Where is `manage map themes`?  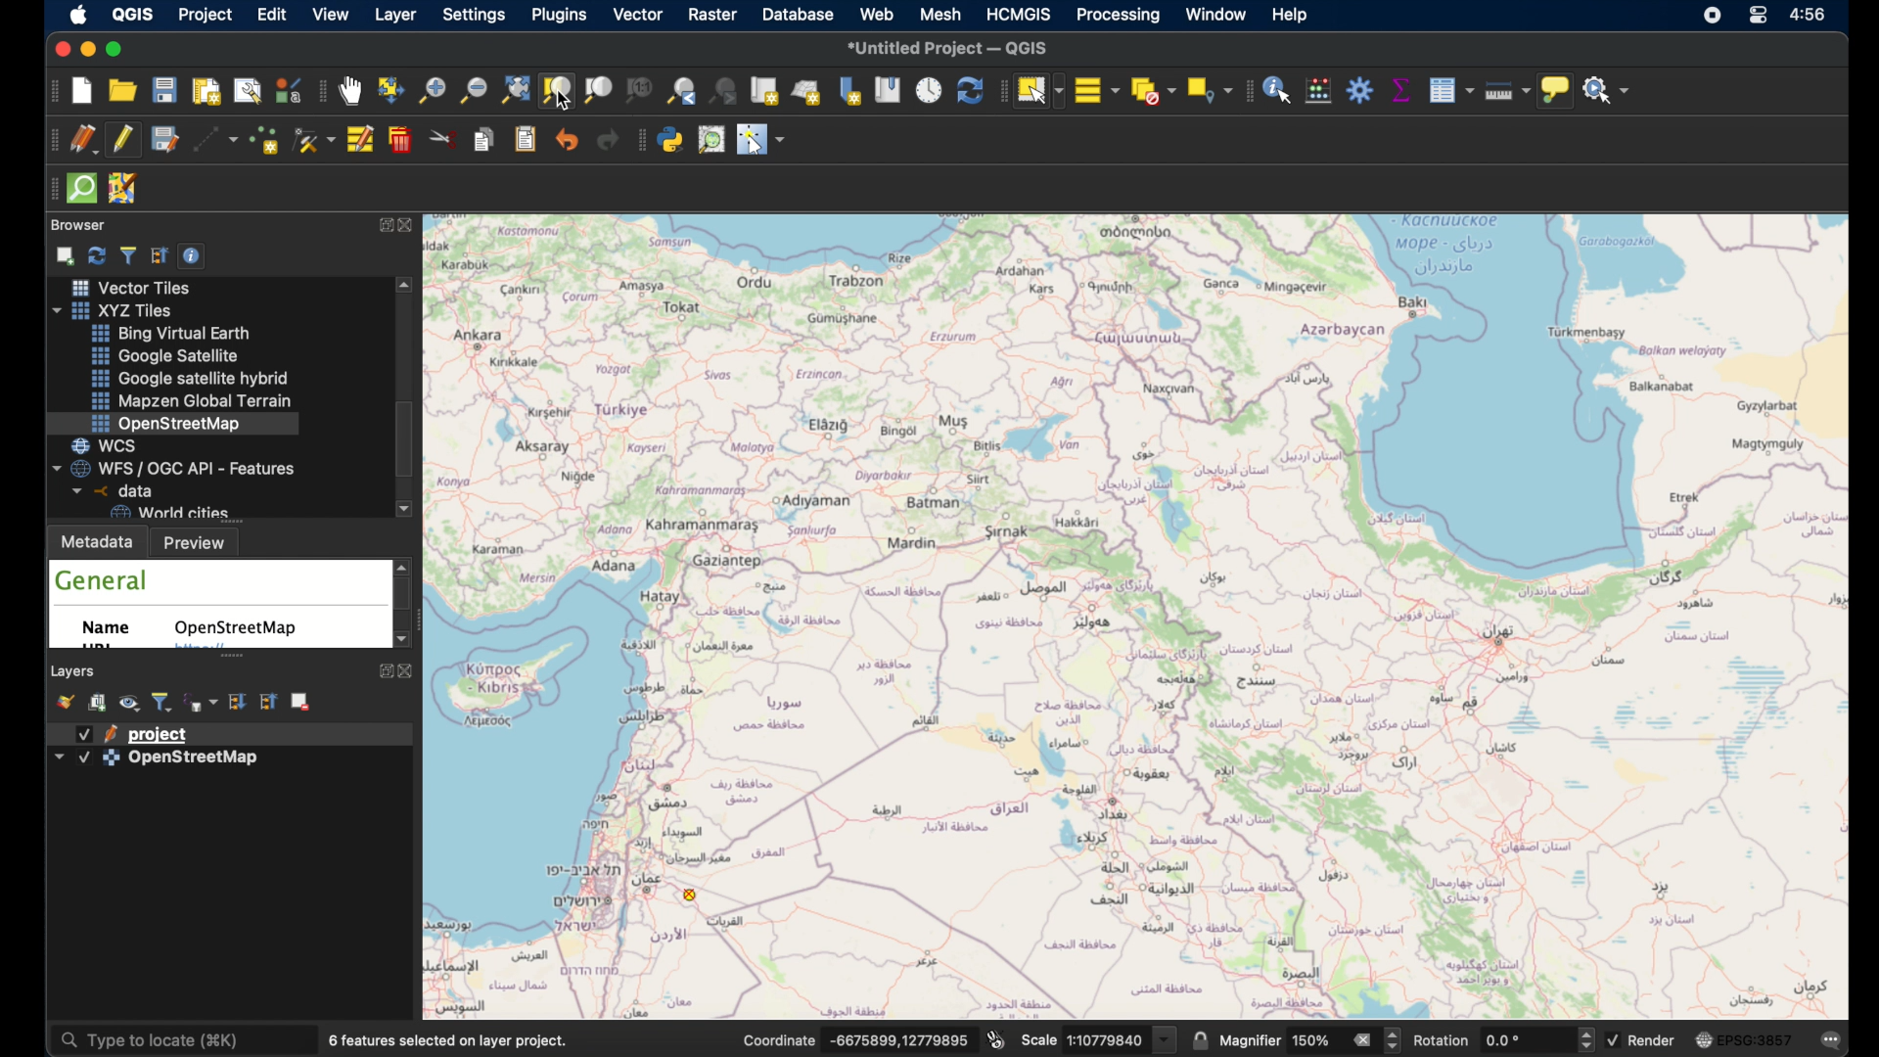 manage map themes is located at coordinates (132, 705).